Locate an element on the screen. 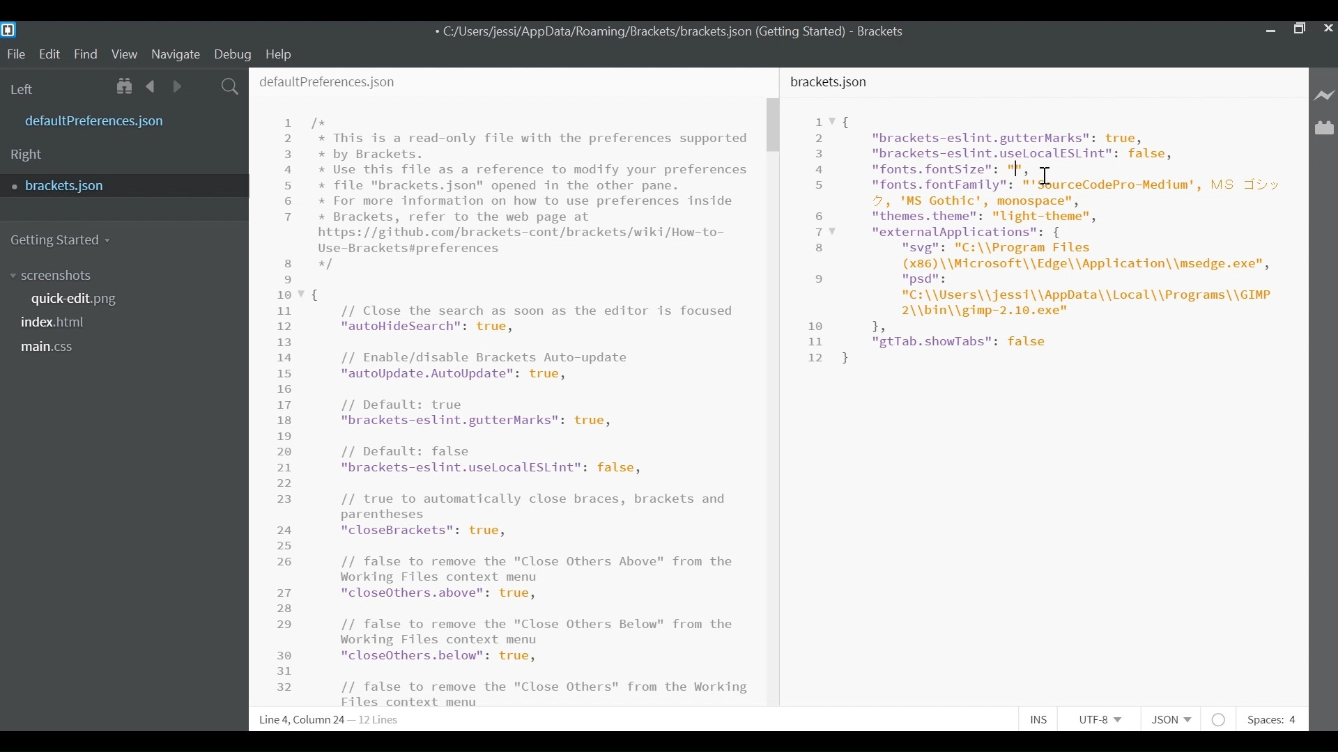 The height and width of the screenshot is (752, 1338). View is located at coordinates (125, 55).